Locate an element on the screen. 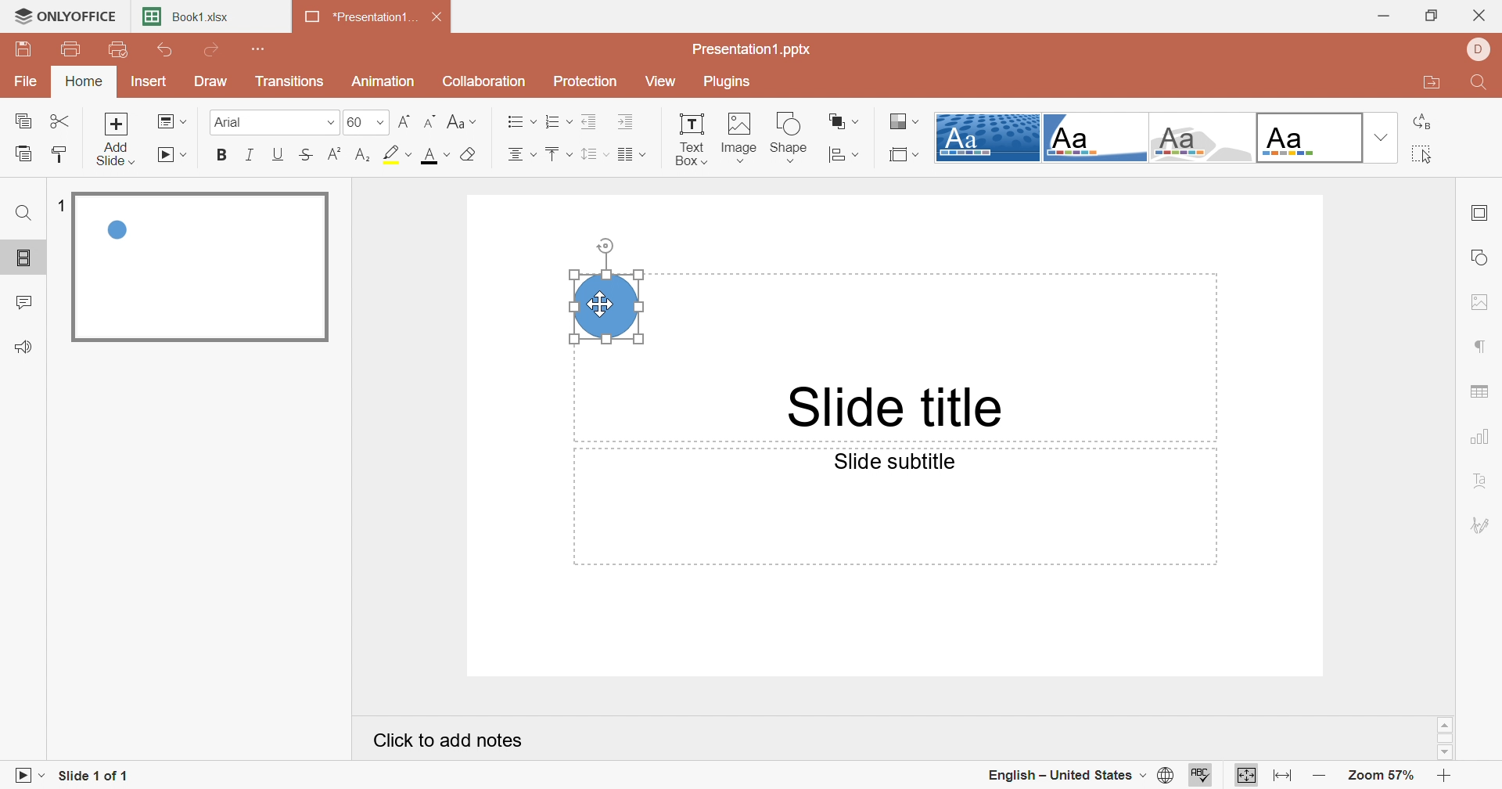 The height and width of the screenshot is (789, 1502). Insert is located at coordinates (148, 80).